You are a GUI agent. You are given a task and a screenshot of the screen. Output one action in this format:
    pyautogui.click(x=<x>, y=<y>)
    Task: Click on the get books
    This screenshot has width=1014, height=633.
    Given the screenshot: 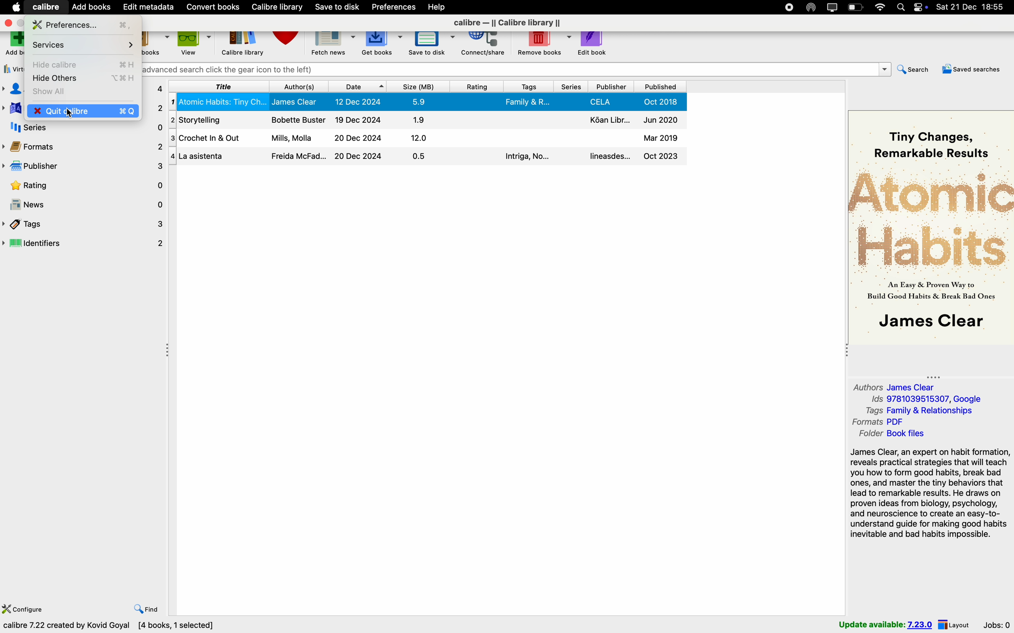 What is the action you would take?
    pyautogui.click(x=382, y=44)
    